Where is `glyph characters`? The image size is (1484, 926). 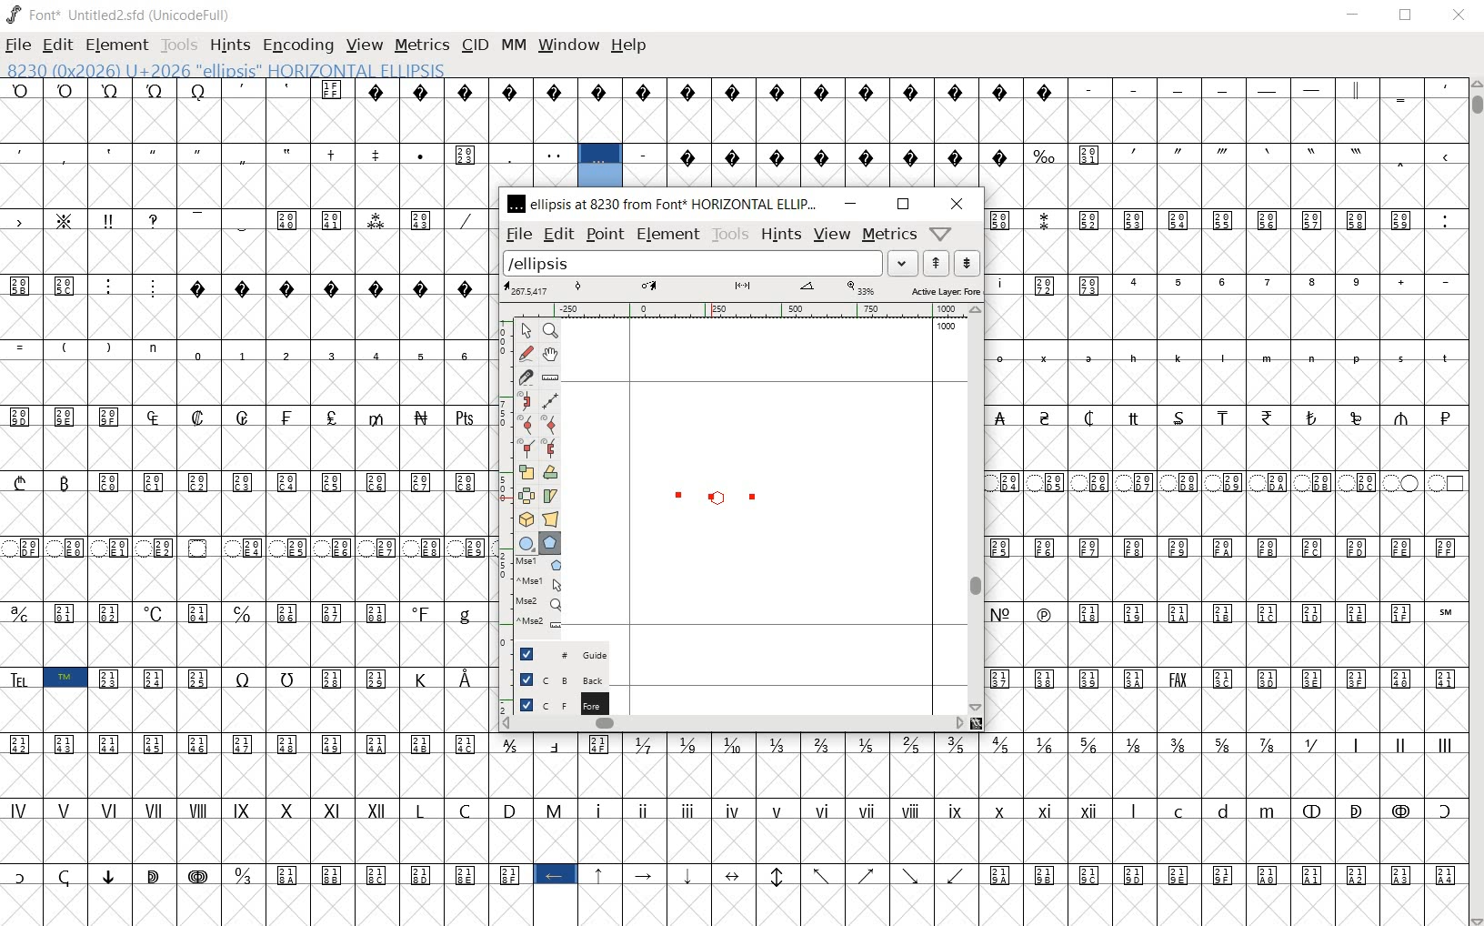 glyph characters is located at coordinates (976, 826).